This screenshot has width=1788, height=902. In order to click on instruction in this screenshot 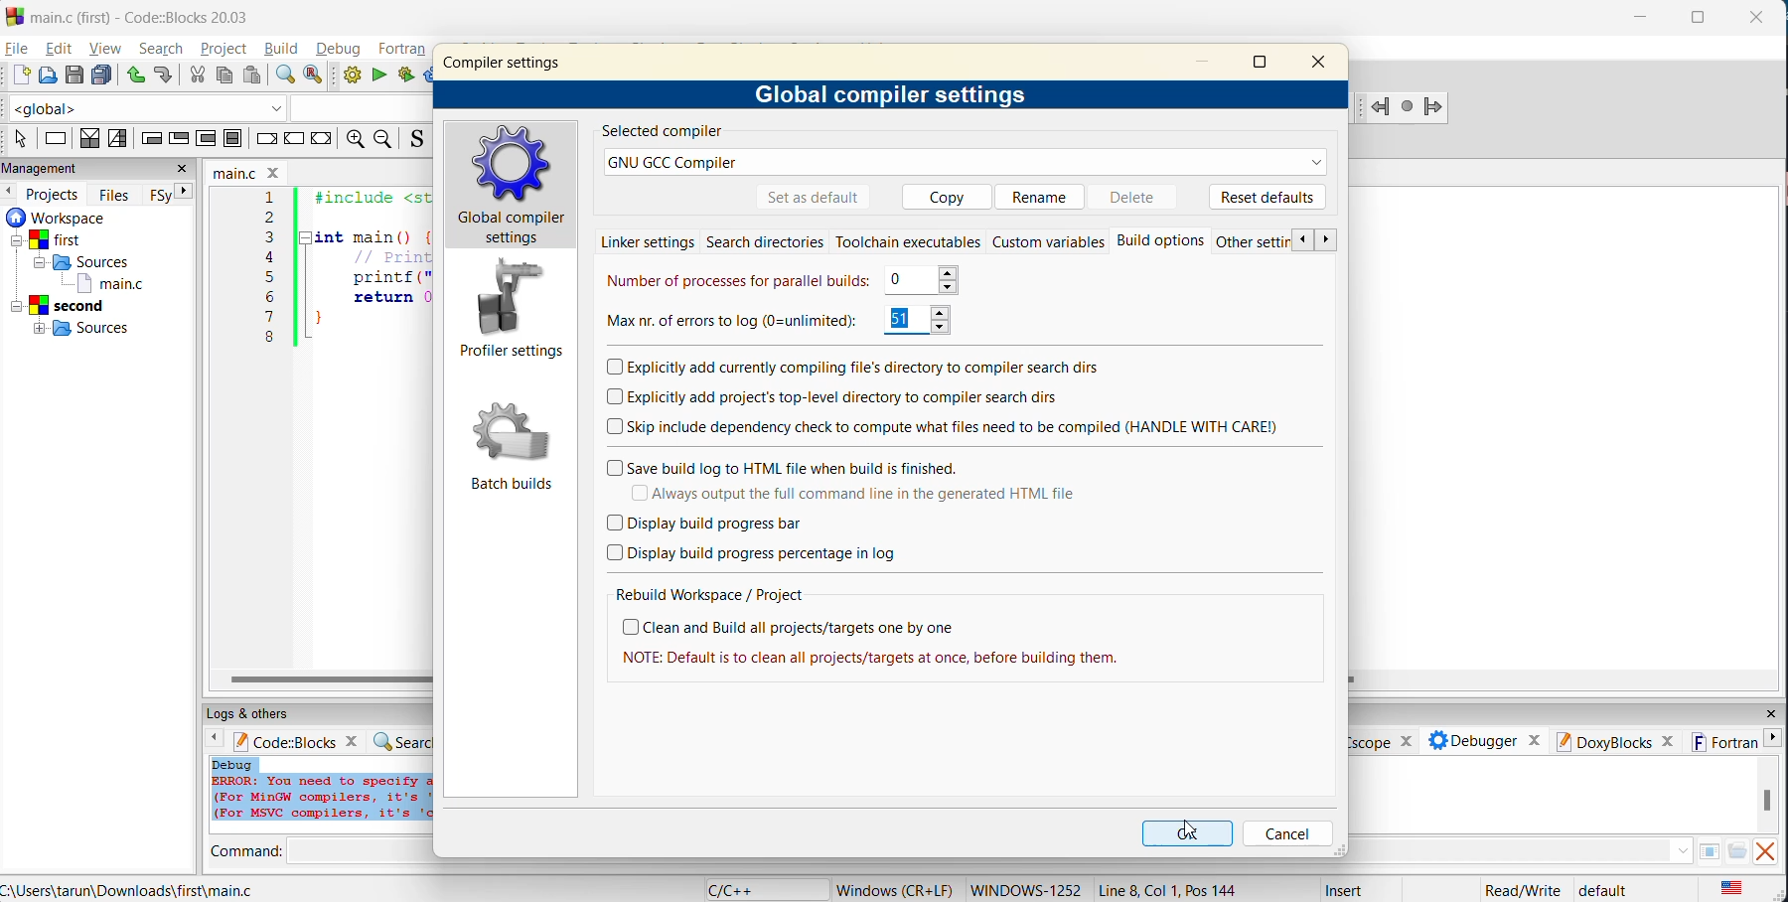, I will do `click(57, 141)`.